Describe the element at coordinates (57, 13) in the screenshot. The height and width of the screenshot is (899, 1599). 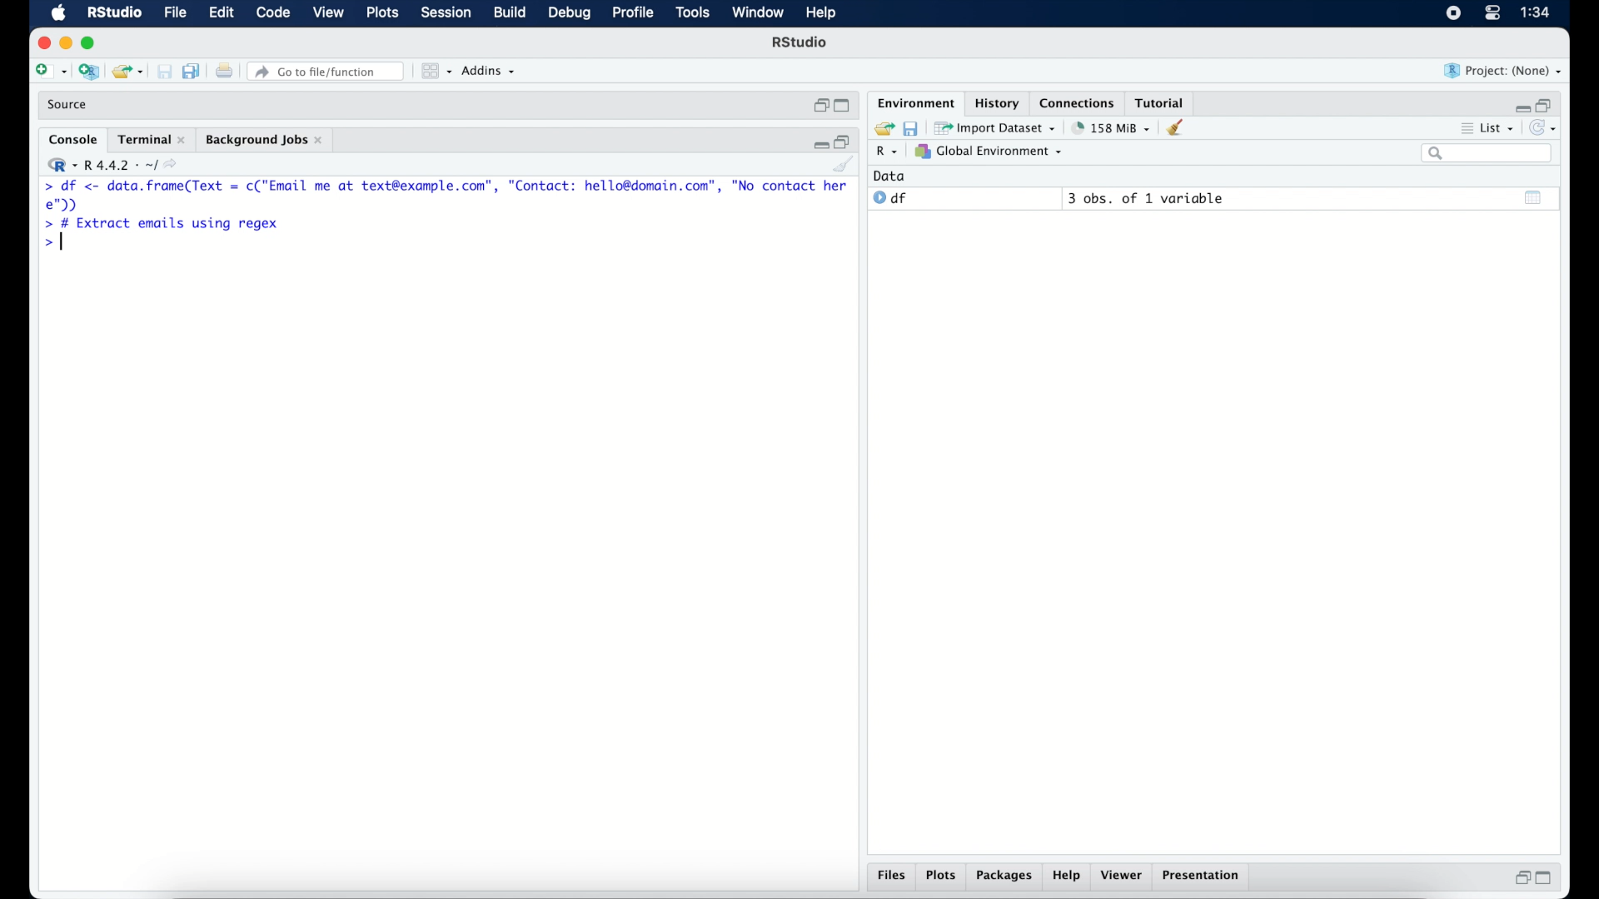
I see `macOS` at that location.